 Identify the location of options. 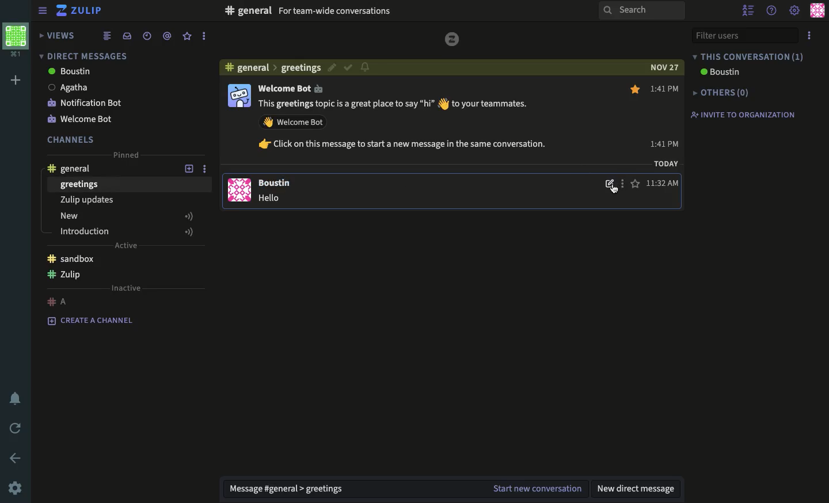
(809, 35).